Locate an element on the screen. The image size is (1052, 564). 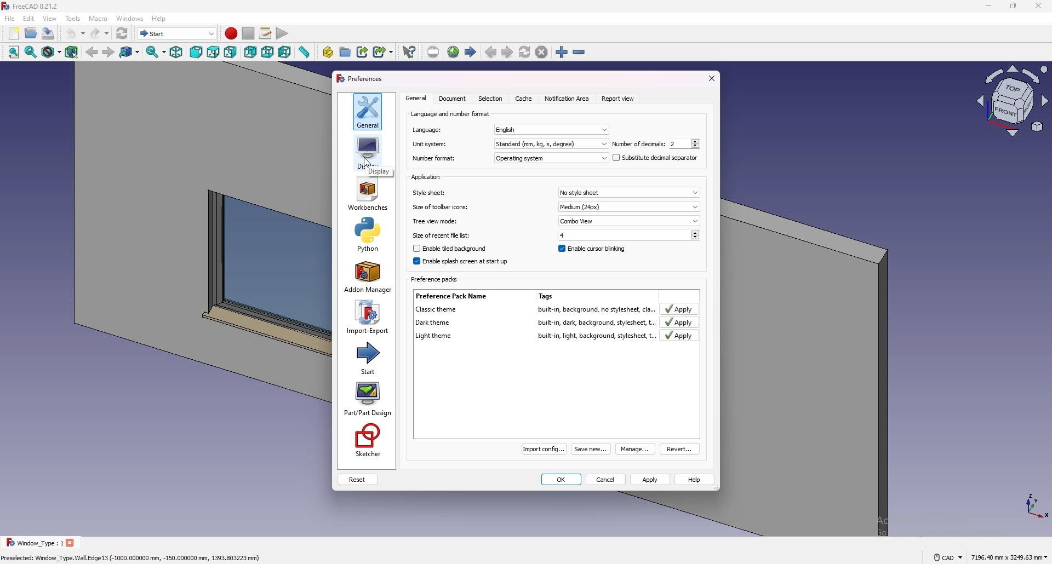
python is located at coordinates (366, 234).